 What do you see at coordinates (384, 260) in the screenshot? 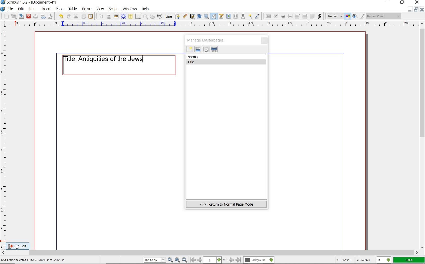
I see `in` at bounding box center [384, 260].